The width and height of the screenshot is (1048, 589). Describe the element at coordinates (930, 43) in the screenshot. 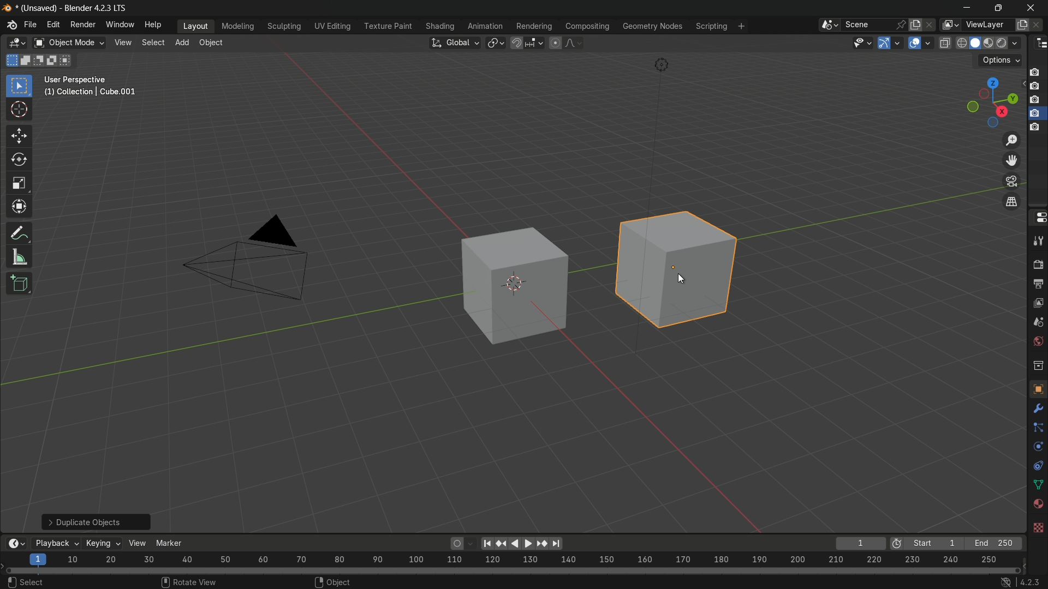

I see `overlay dropdown` at that location.